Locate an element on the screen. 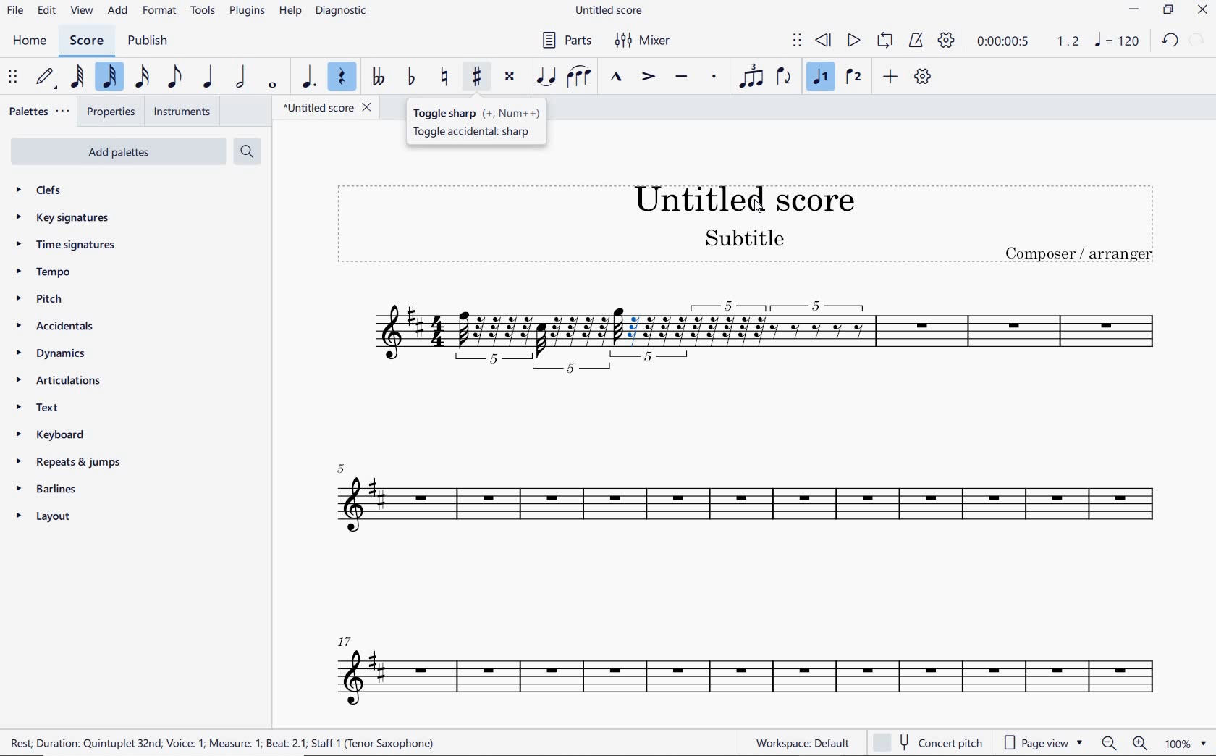 Image resolution: width=1216 pixels, height=756 pixels. PLUGINS is located at coordinates (247, 12).